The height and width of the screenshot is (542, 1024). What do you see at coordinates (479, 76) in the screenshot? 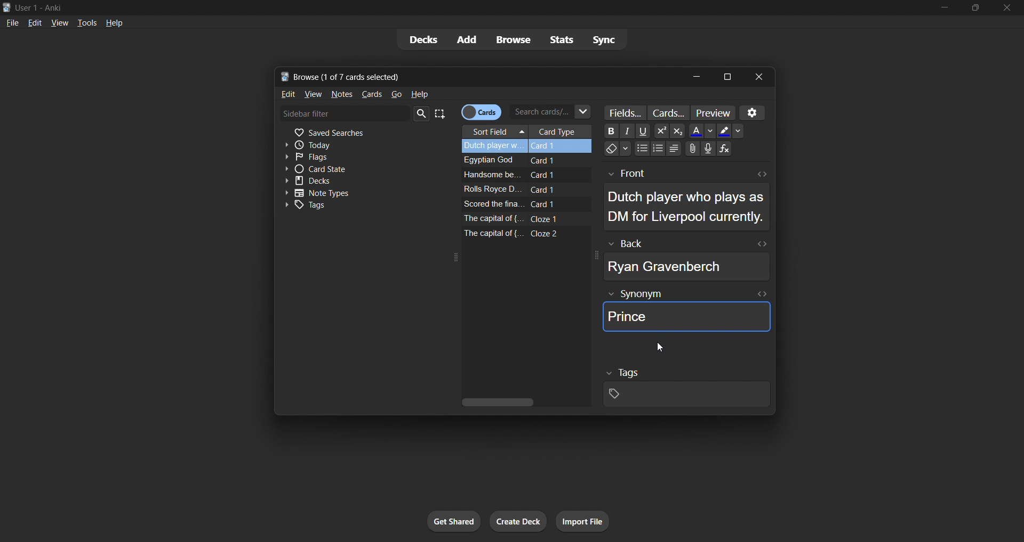
I see `title bar` at bounding box center [479, 76].